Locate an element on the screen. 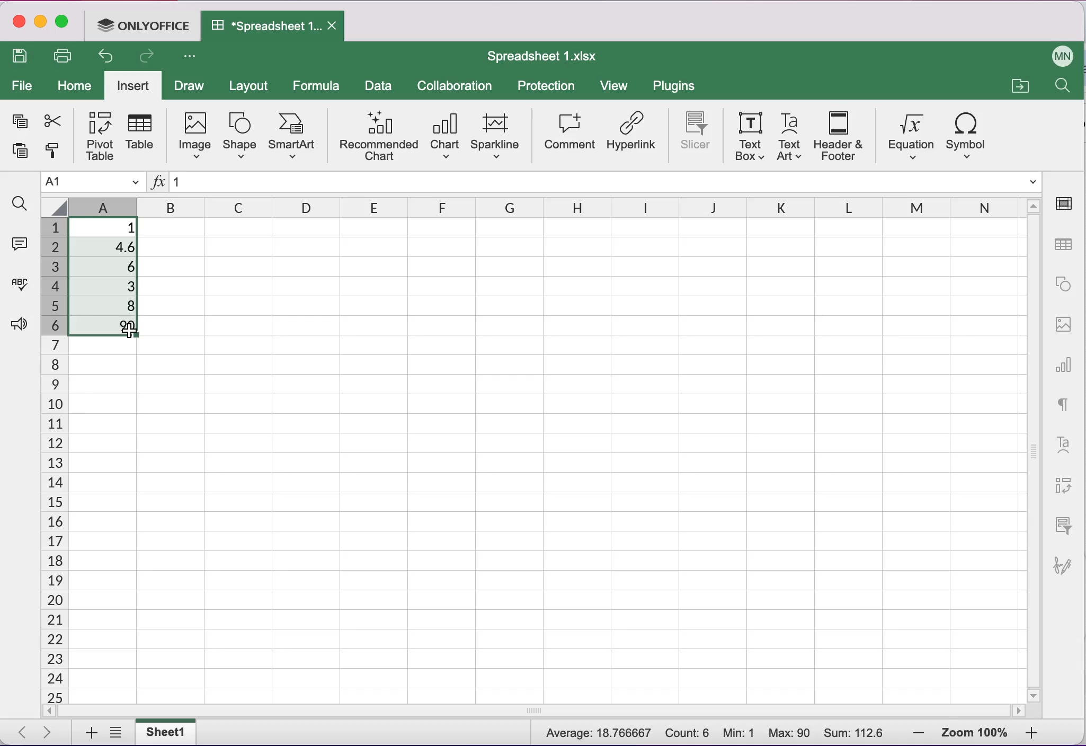 The image size is (1086, 746). open a file location is located at coordinates (1022, 86).